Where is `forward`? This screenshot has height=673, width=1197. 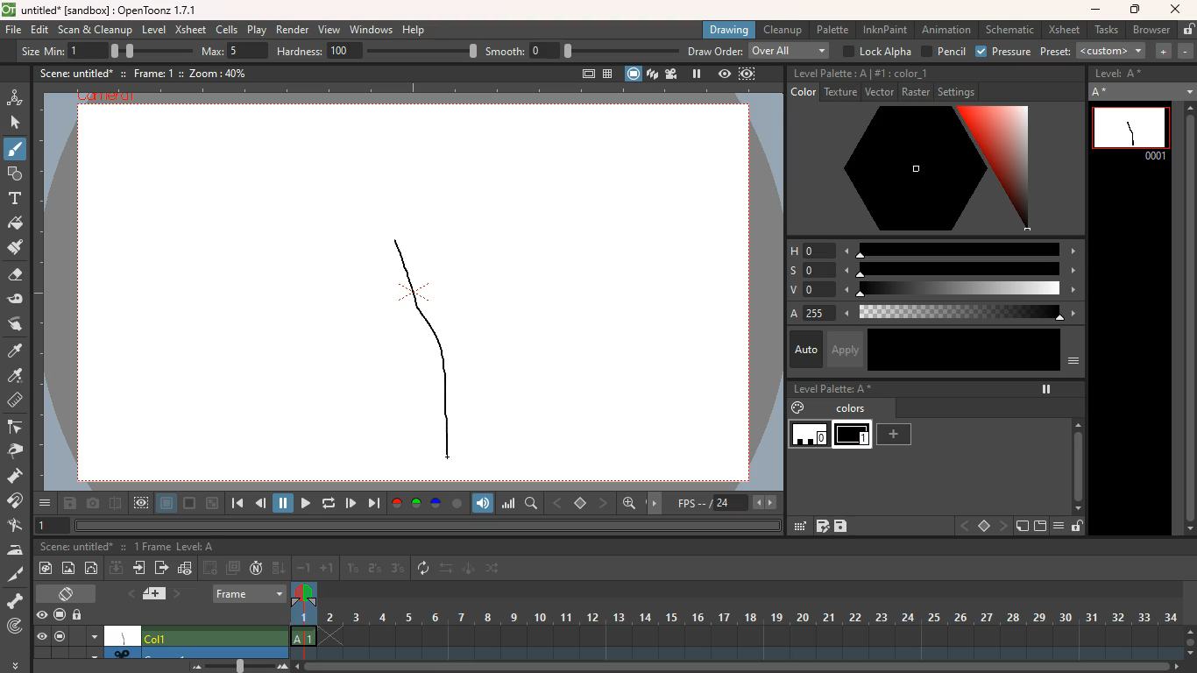 forward is located at coordinates (161, 570).